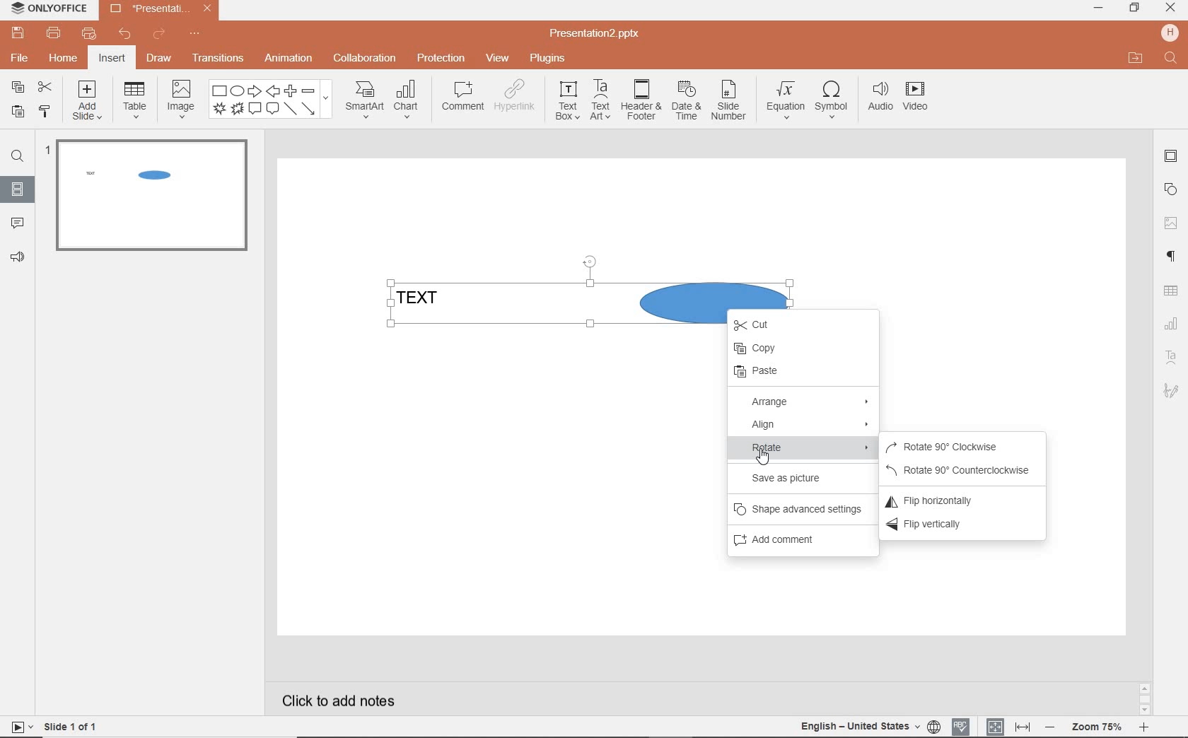 The width and height of the screenshot is (1188, 738). Describe the element at coordinates (916, 99) in the screenshot. I see `video` at that location.